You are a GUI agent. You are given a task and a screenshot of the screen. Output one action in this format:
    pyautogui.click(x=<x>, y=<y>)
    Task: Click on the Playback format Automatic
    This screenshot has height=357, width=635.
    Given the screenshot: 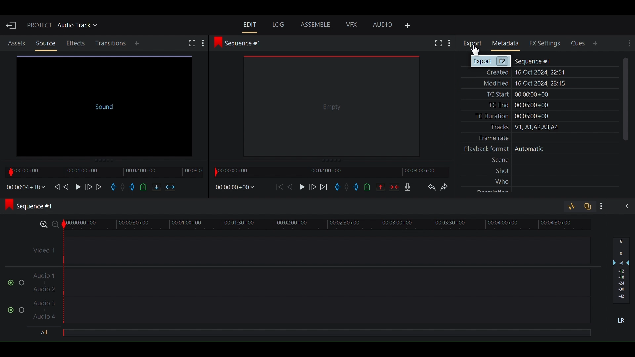 What is the action you would take?
    pyautogui.click(x=501, y=150)
    